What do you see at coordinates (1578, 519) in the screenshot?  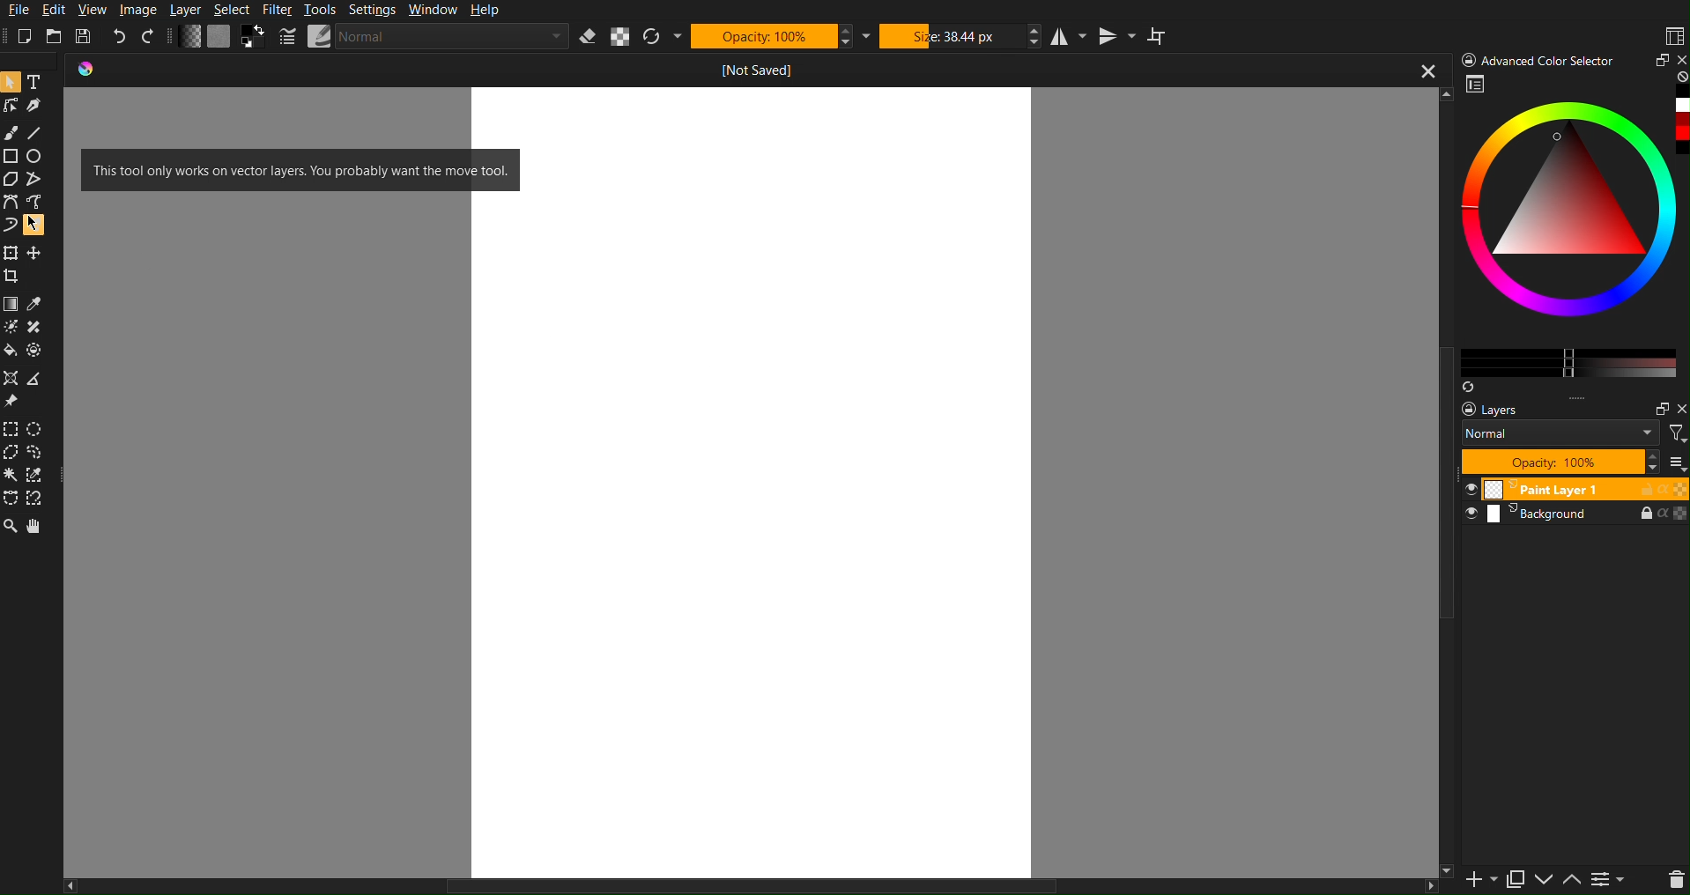 I see `background` at bounding box center [1578, 519].